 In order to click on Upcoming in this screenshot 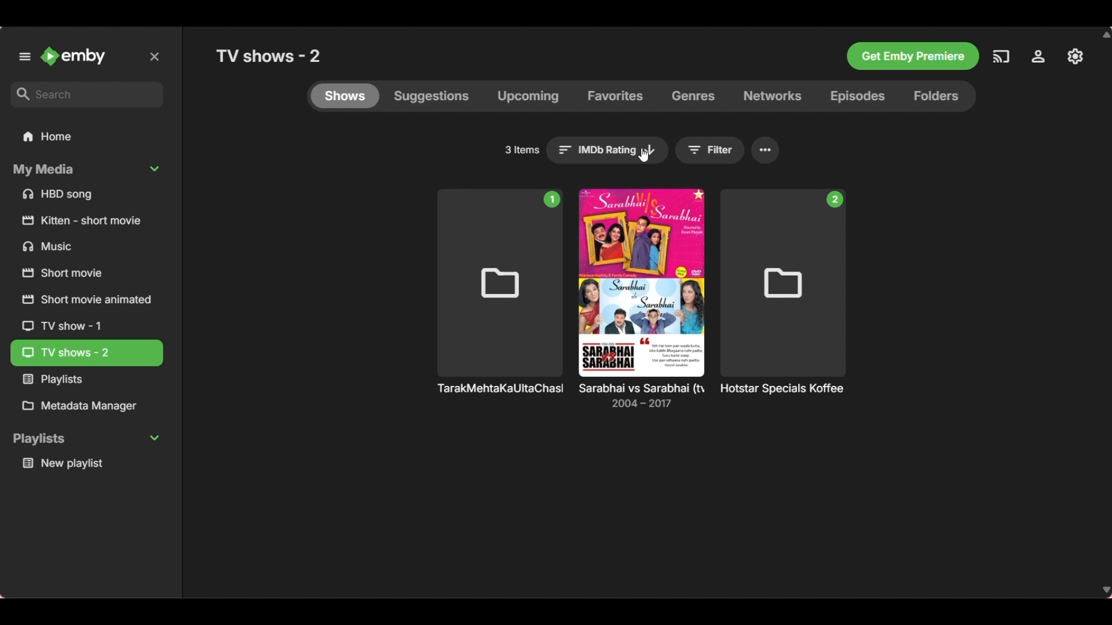, I will do `click(528, 97)`.